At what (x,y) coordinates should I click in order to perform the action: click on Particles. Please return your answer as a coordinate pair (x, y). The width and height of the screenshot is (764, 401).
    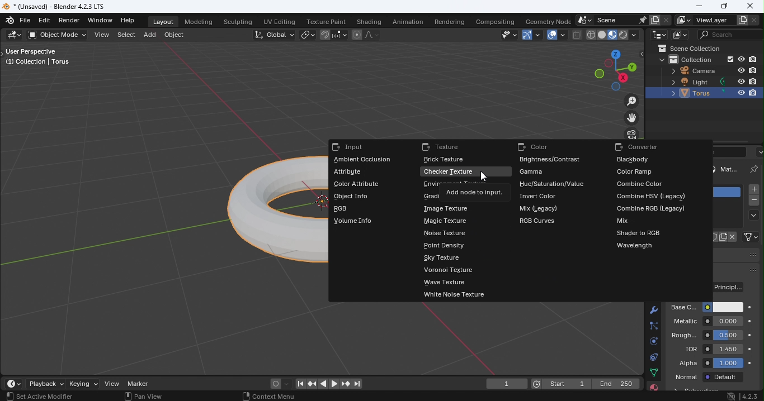
    Looking at the image, I should click on (655, 326).